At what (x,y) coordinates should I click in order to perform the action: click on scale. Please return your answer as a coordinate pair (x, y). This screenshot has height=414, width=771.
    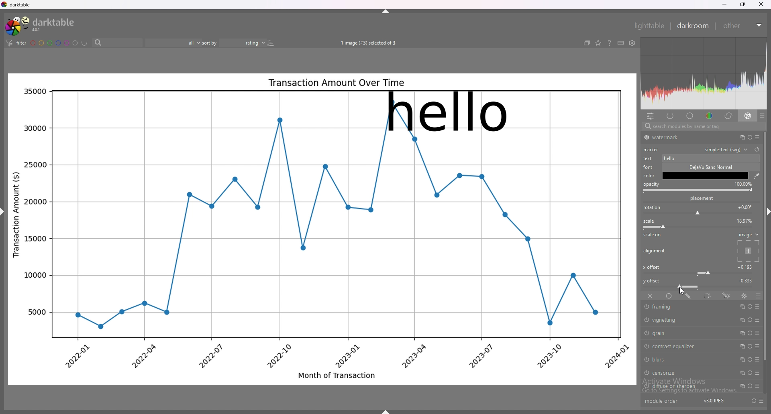
    Looking at the image, I should click on (649, 221).